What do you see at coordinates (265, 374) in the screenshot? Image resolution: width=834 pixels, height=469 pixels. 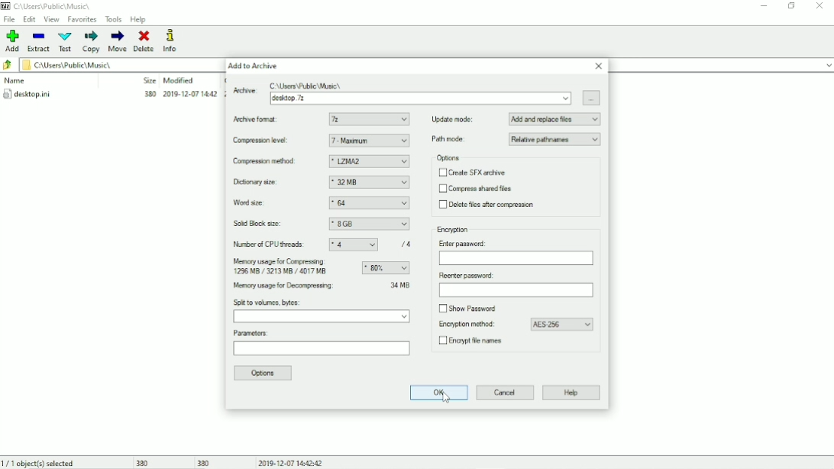 I see `Options` at bounding box center [265, 374].